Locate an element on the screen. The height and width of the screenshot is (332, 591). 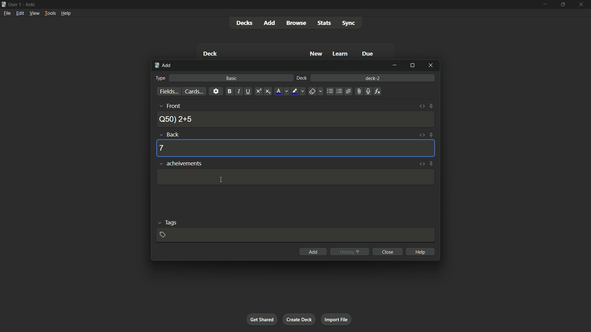
superscript is located at coordinates (258, 91).